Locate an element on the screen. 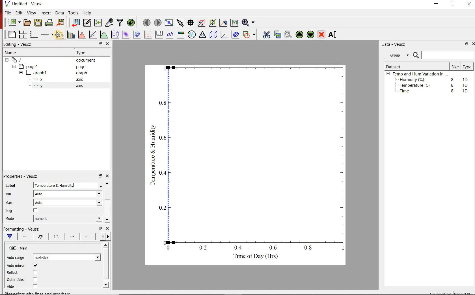 The image size is (475, 295). close is located at coordinates (108, 44).